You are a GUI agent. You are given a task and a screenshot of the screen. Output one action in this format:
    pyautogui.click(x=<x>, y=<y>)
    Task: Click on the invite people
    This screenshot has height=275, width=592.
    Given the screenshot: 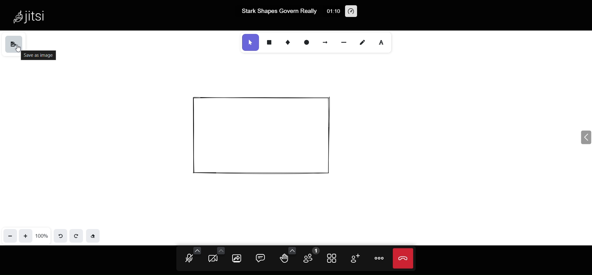 What is the action you would take?
    pyautogui.click(x=355, y=259)
    